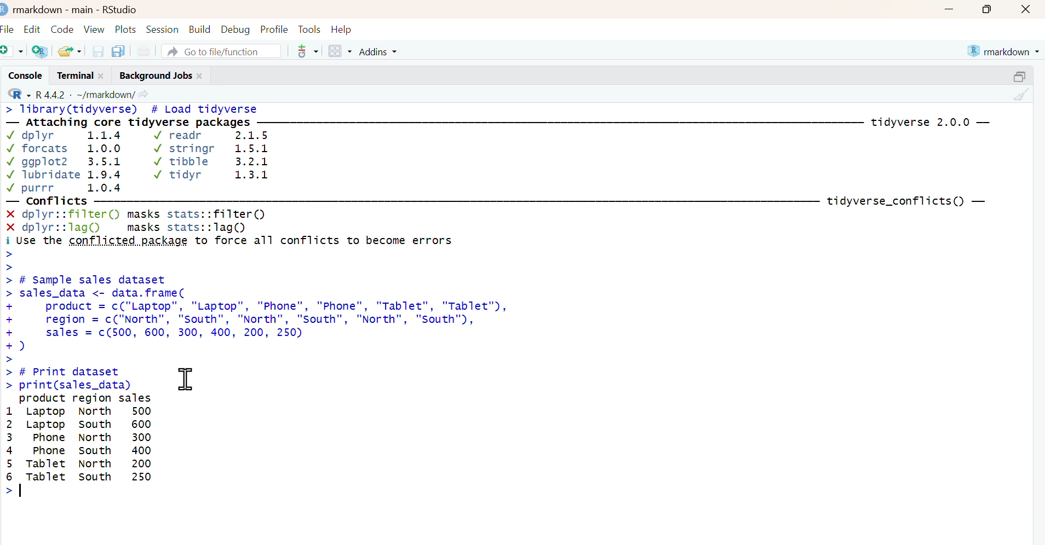 This screenshot has width=1045, height=545. I want to click on RStudio, so click(120, 8).